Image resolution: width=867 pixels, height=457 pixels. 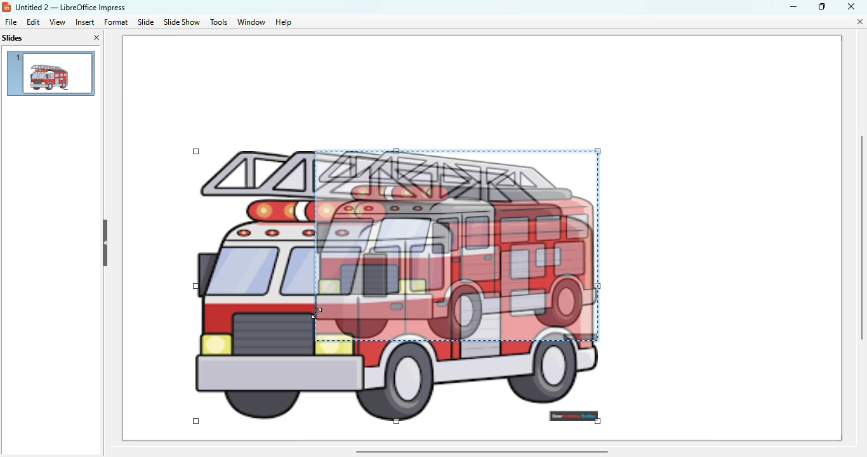 I want to click on corner handles, so click(x=197, y=286).